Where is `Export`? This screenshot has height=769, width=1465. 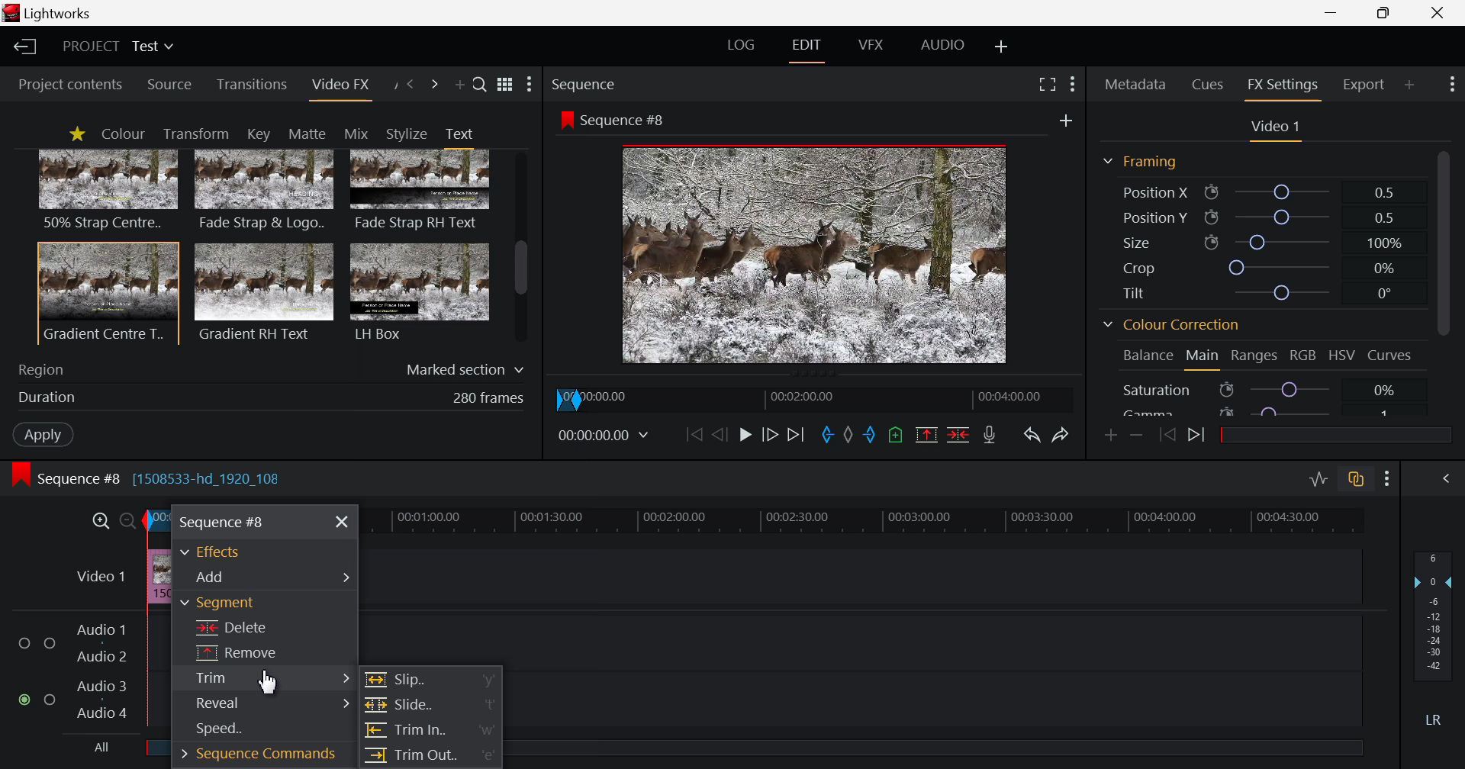 Export is located at coordinates (1364, 82).